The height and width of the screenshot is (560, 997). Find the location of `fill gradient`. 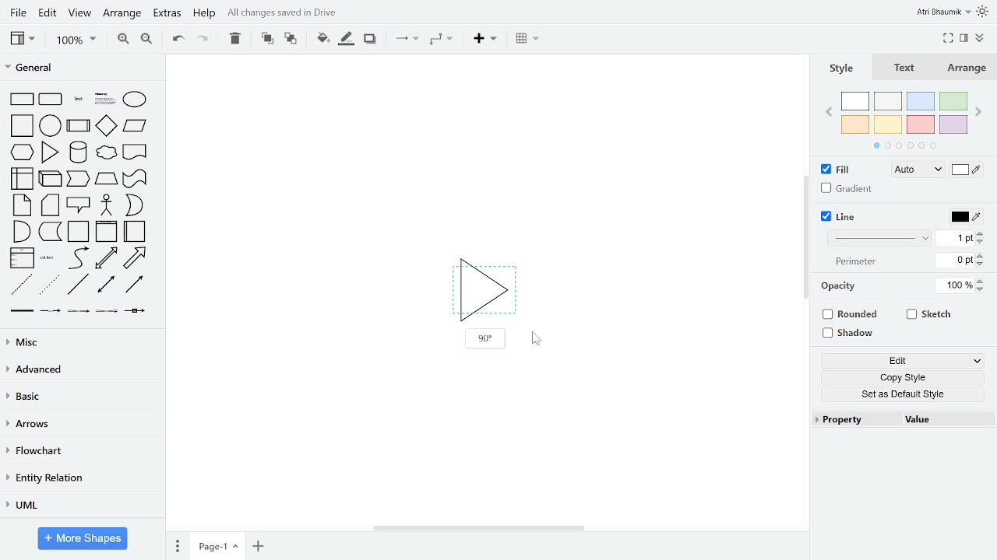

fill gradient is located at coordinates (847, 189).